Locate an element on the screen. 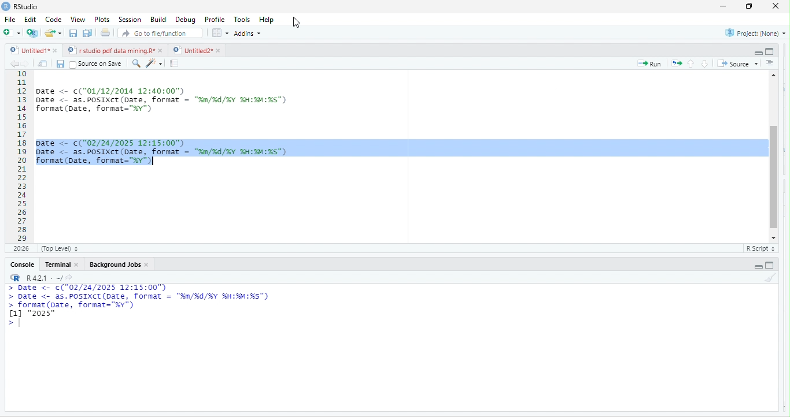 This screenshot has width=790, height=417.  project: (None)  is located at coordinates (754, 32).